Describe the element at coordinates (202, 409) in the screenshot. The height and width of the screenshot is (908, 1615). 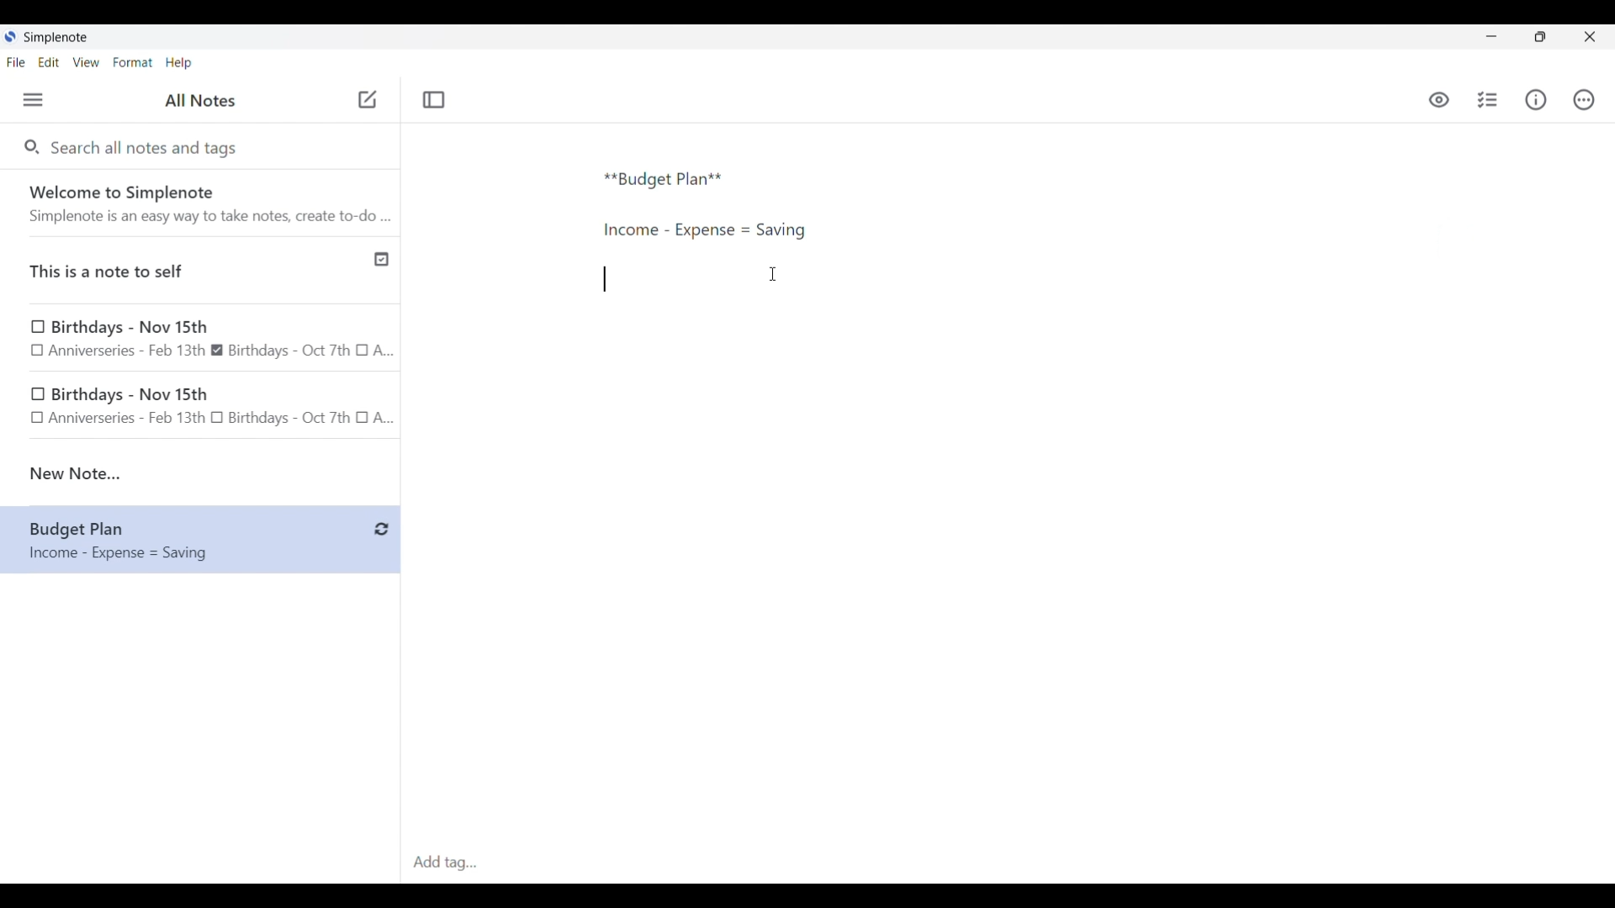
I see `birthday note` at that location.